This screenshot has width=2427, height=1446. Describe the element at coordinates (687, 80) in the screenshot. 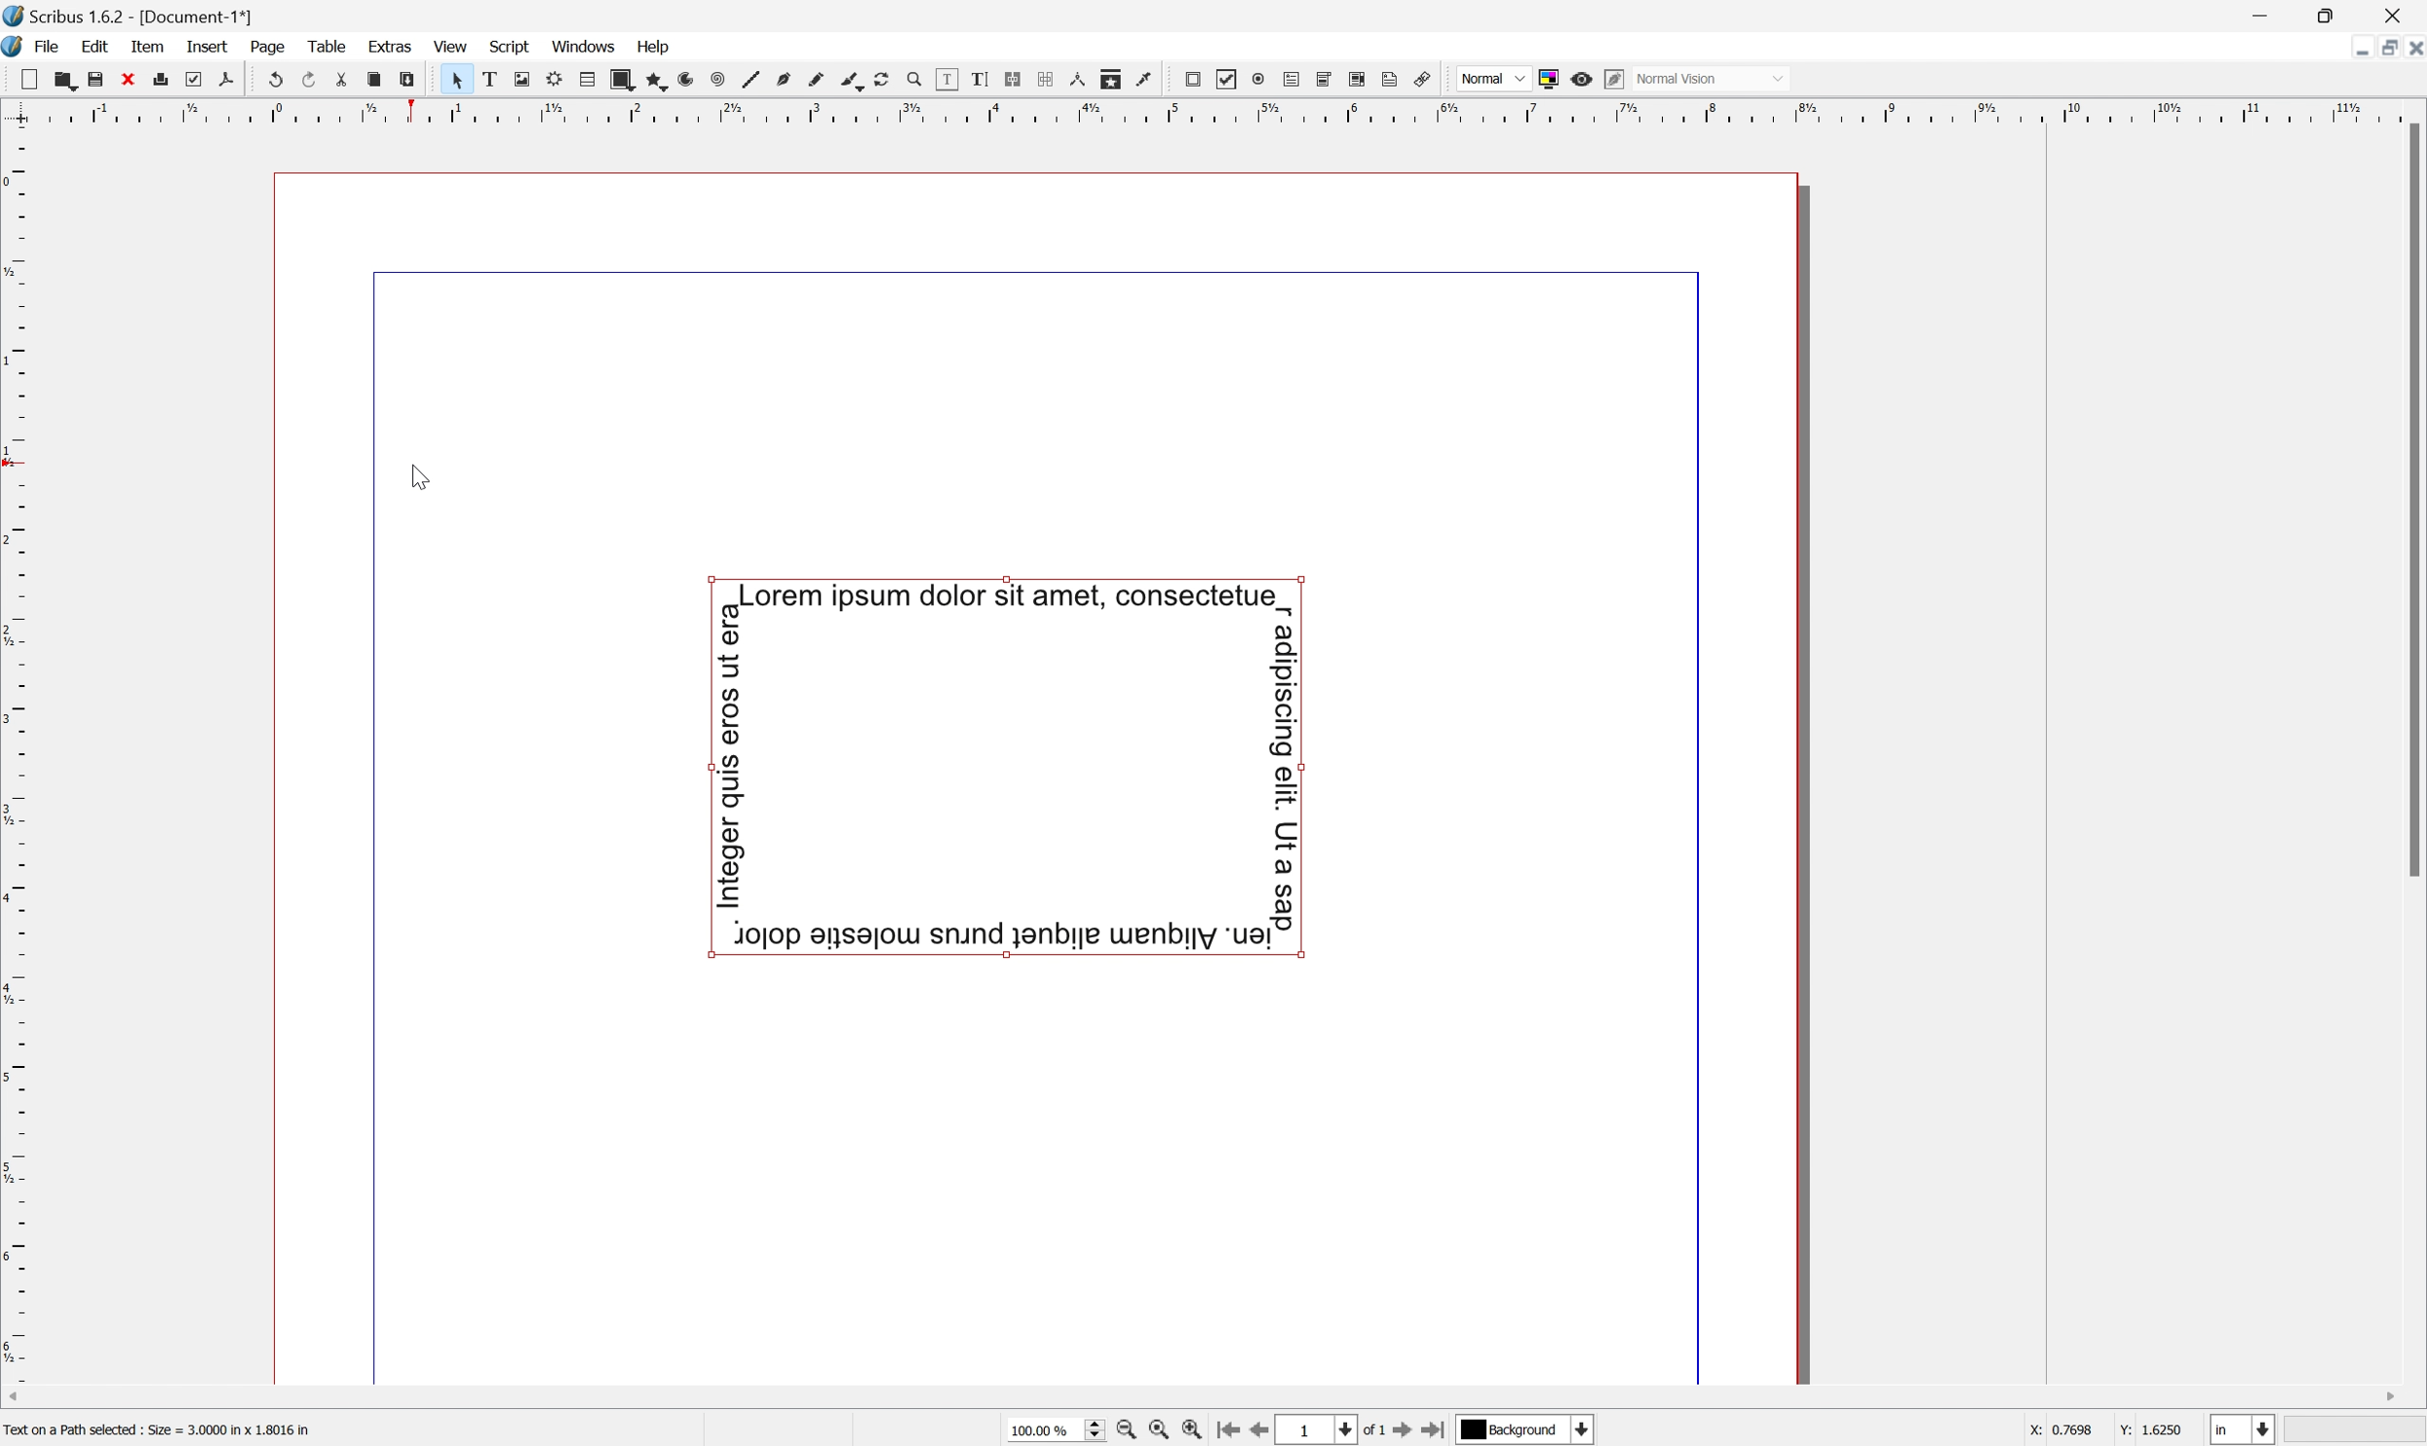

I see `Arc` at that location.